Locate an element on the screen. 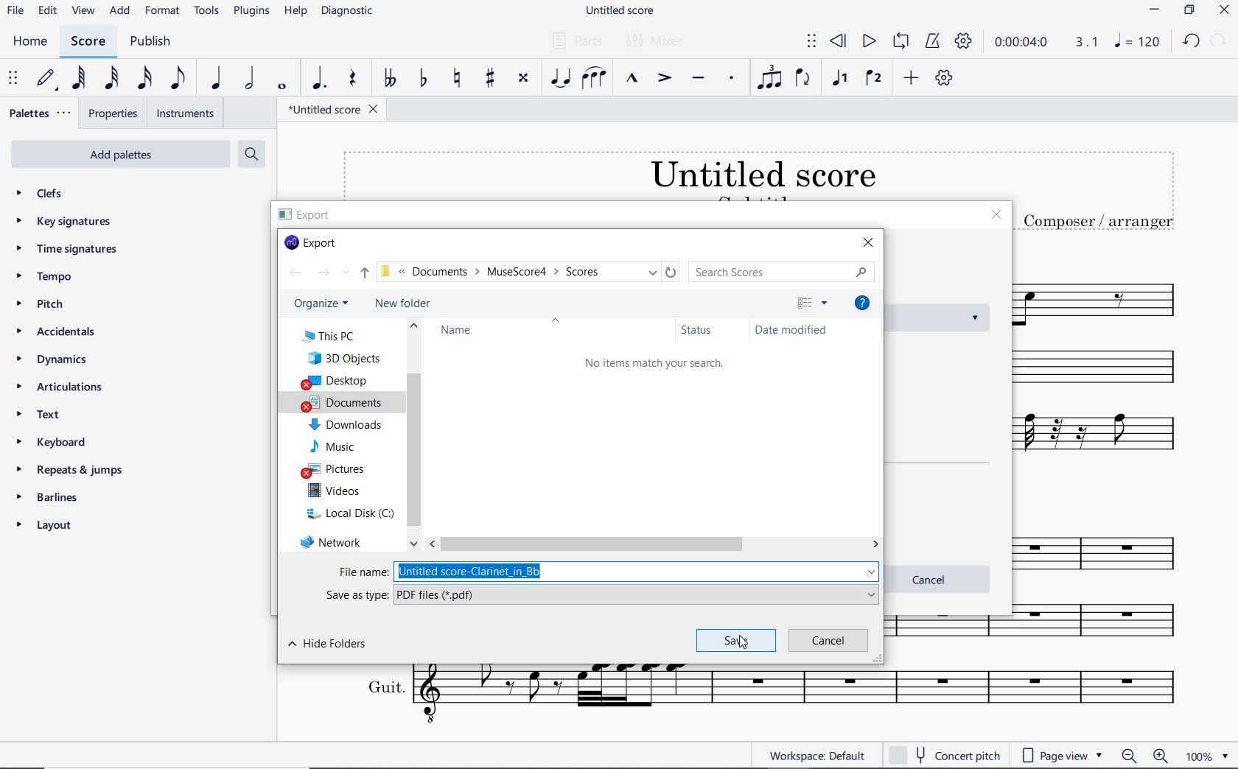  ADD is located at coordinates (121, 12).